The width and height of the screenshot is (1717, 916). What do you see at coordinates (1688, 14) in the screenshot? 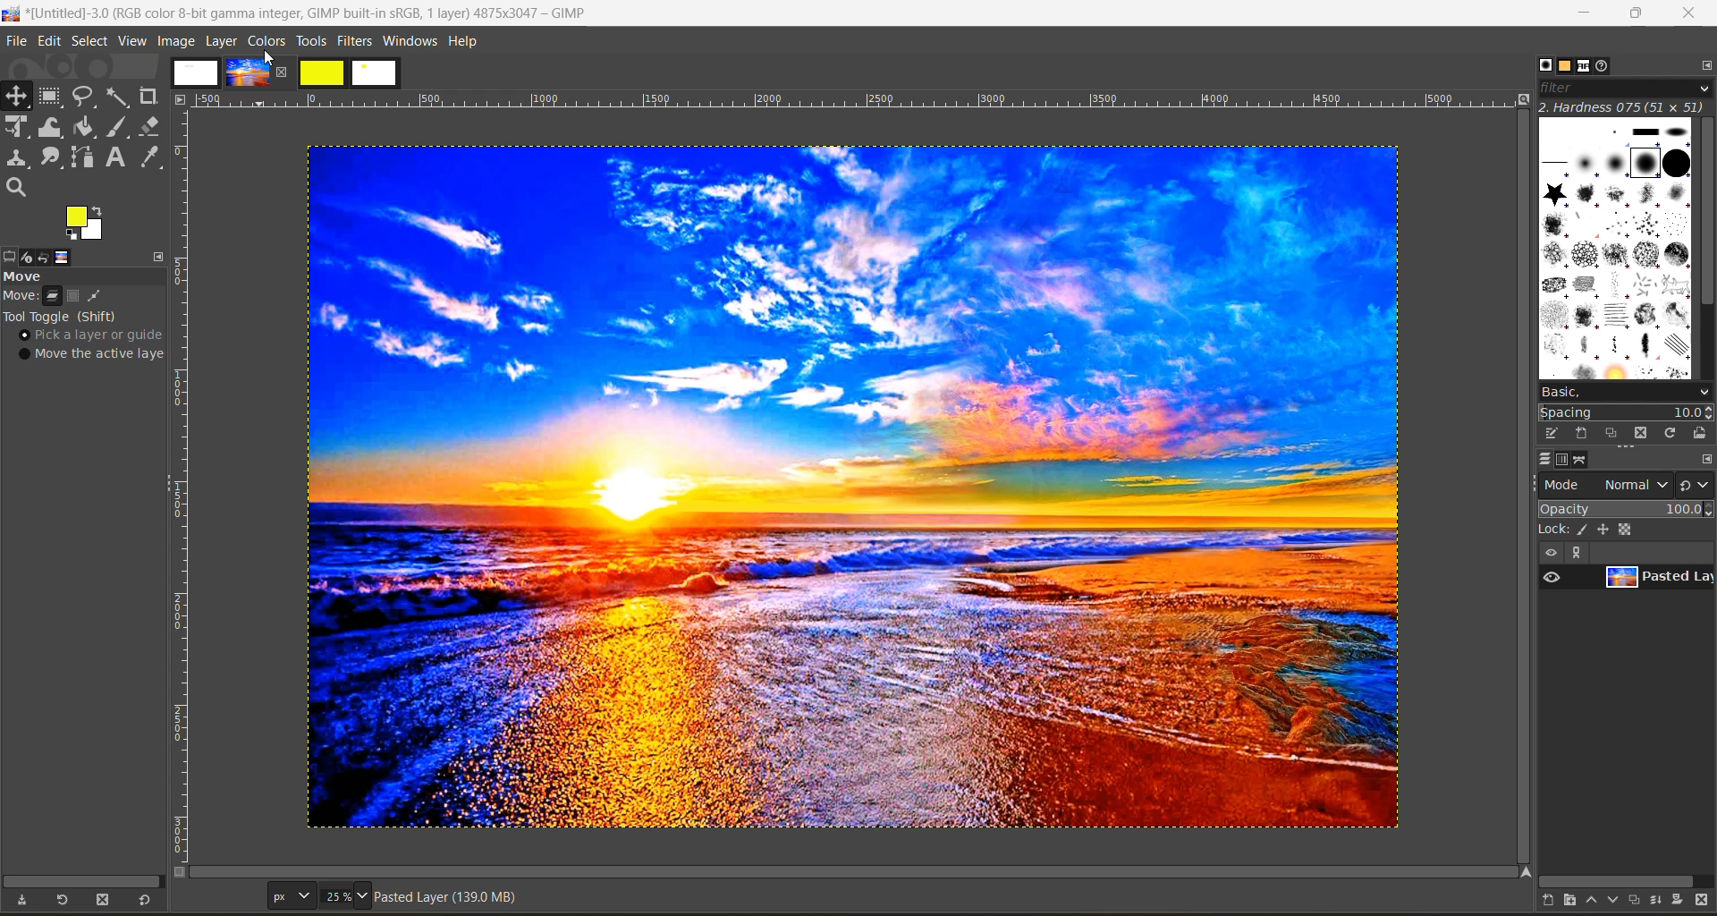
I see `close` at bounding box center [1688, 14].